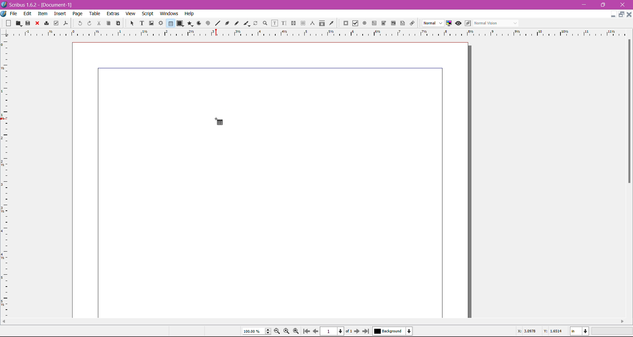 The height and width of the screenshot is (337, 633). What do you see at coordinates (189, 23) in the screenshot?
I see `Polygon` at bounding box center [189, 23].